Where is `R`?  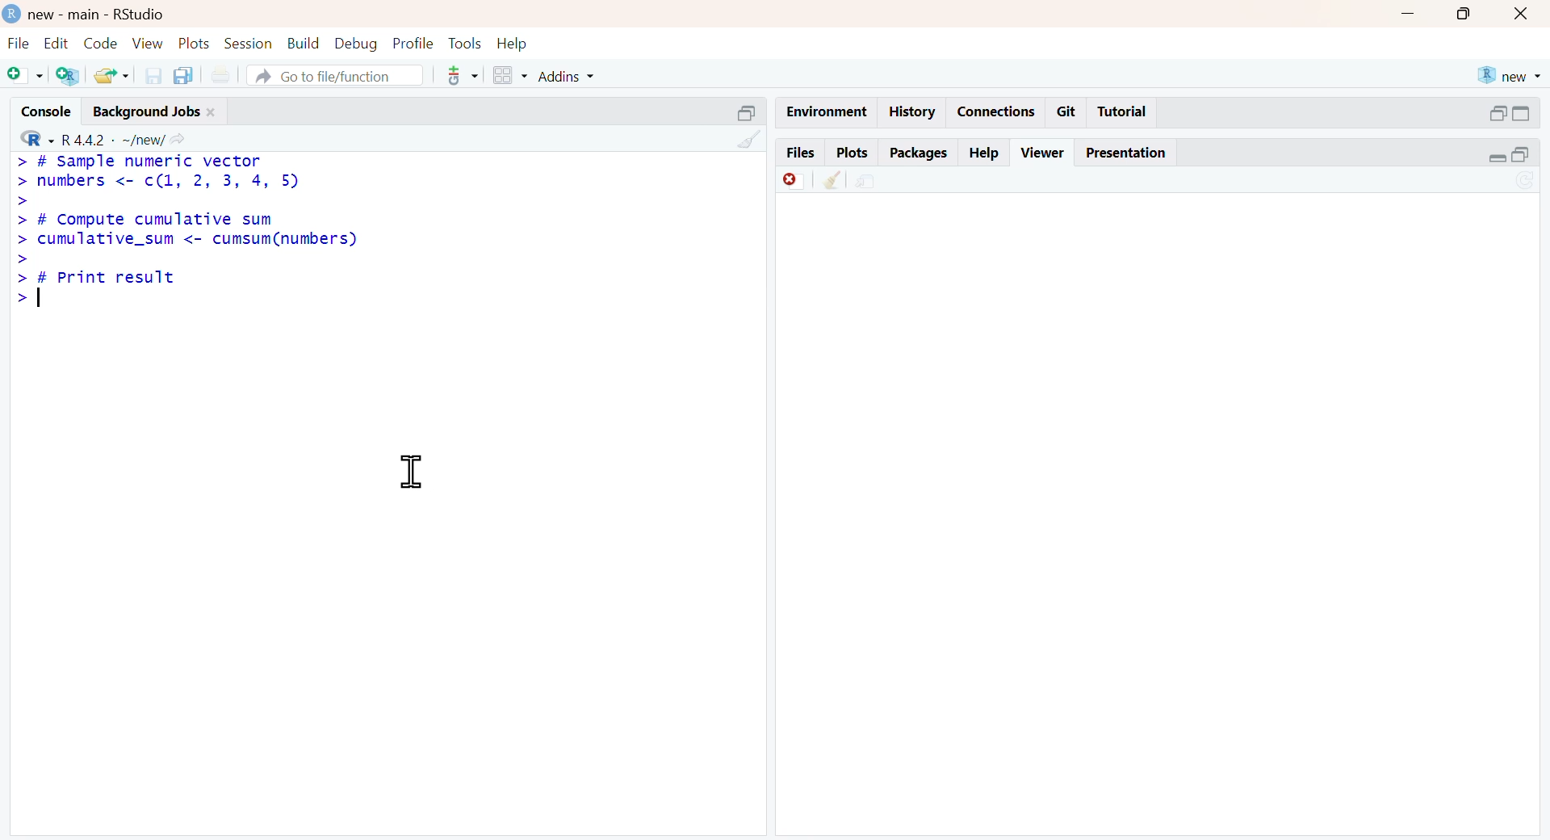
R is located at coordinates (38, 137).